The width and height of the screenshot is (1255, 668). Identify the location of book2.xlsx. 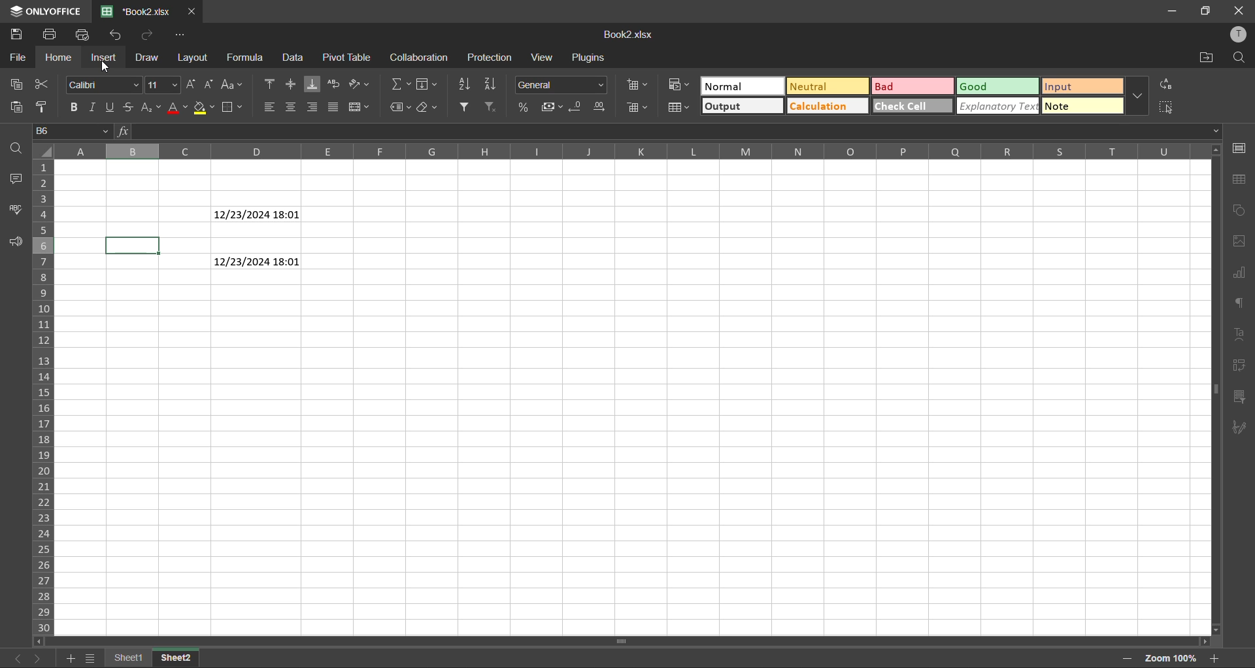
(135, 12).